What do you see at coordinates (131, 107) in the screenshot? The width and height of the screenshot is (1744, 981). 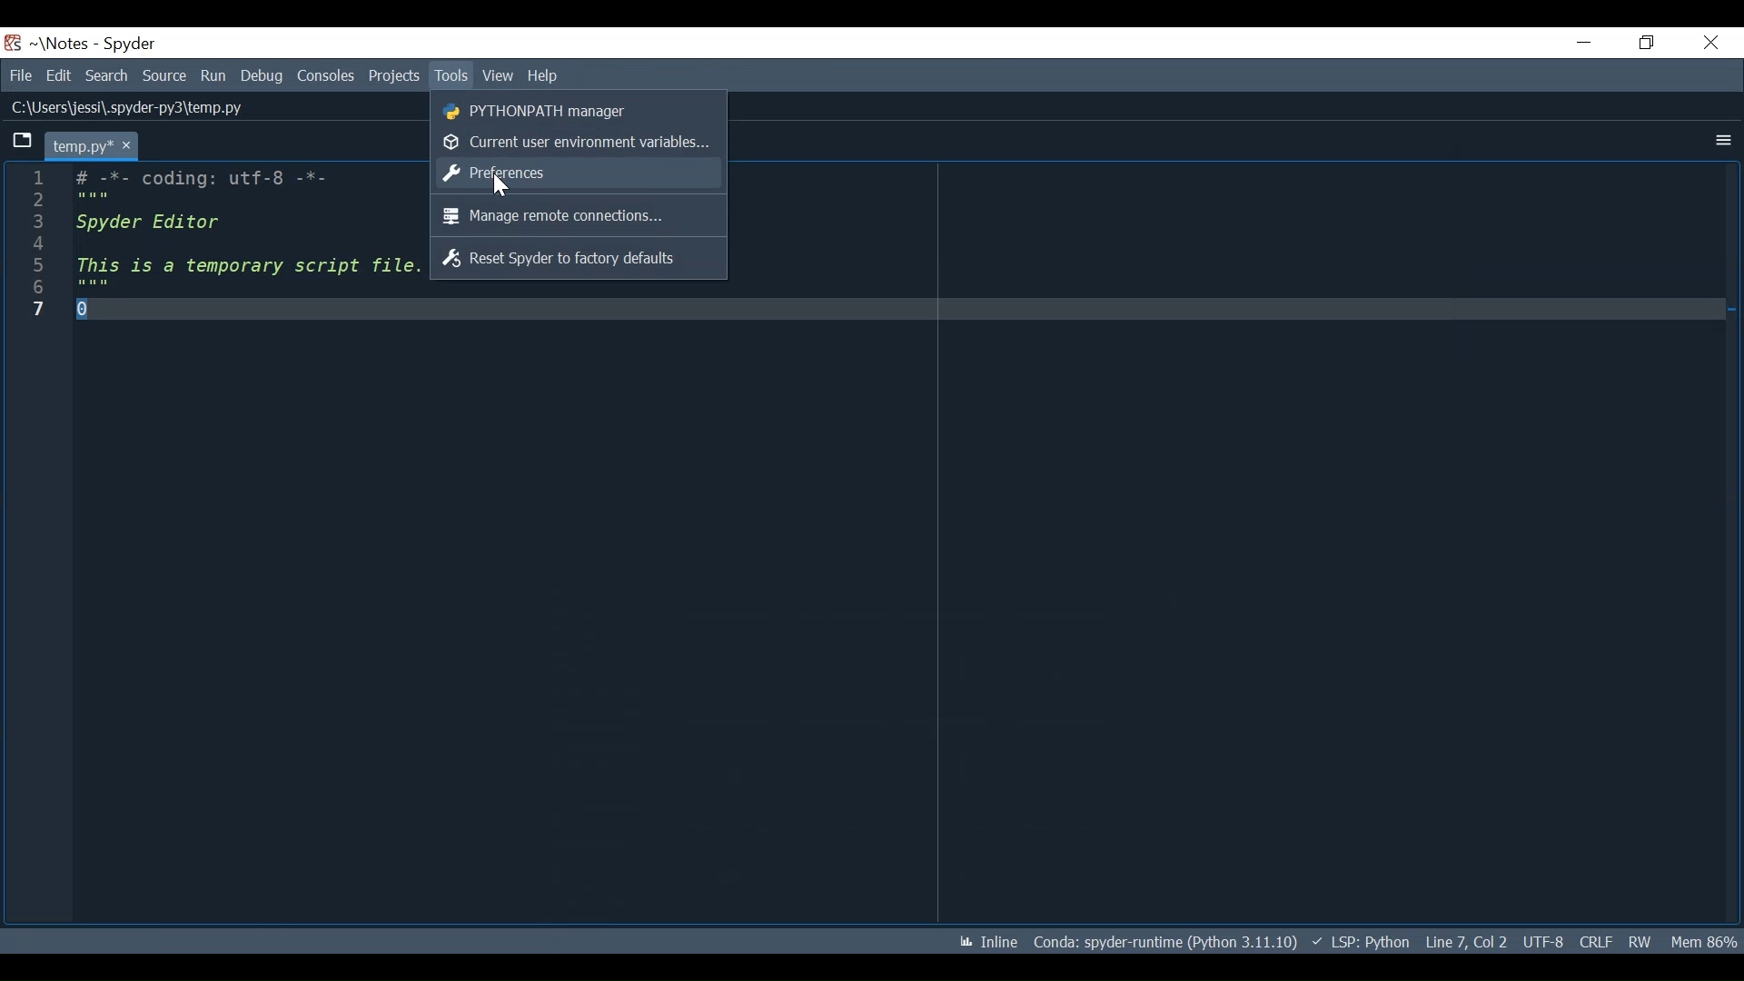 I see `File Path` at bounding box center [131, 107].